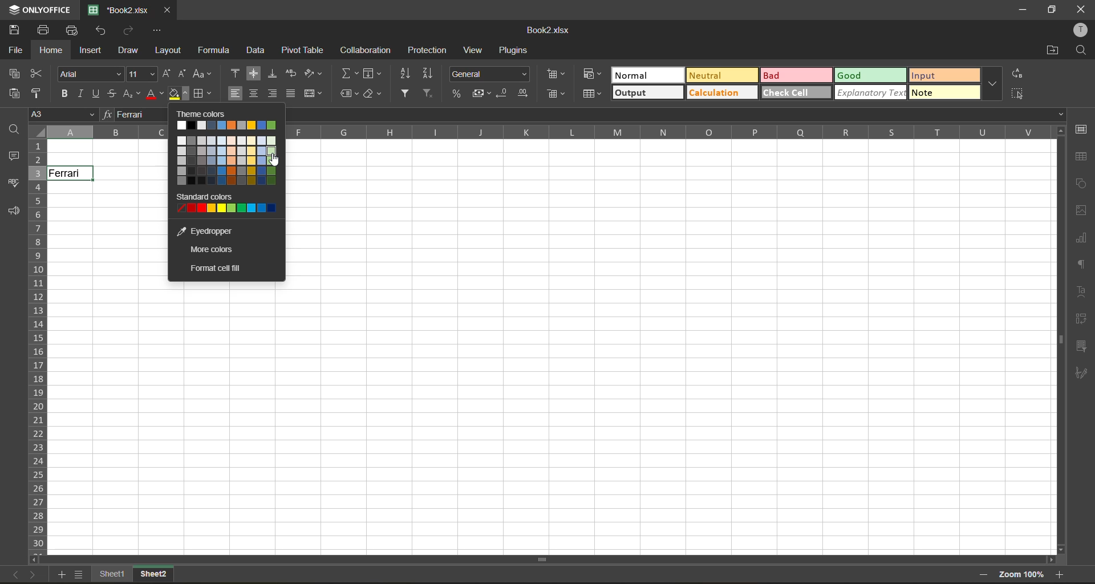 The width and height of the screenshot is (1095, 584). Describe the element at coordinates (554, 558) in the screenshot. I see `Horizonal Scrollbar` at that location.